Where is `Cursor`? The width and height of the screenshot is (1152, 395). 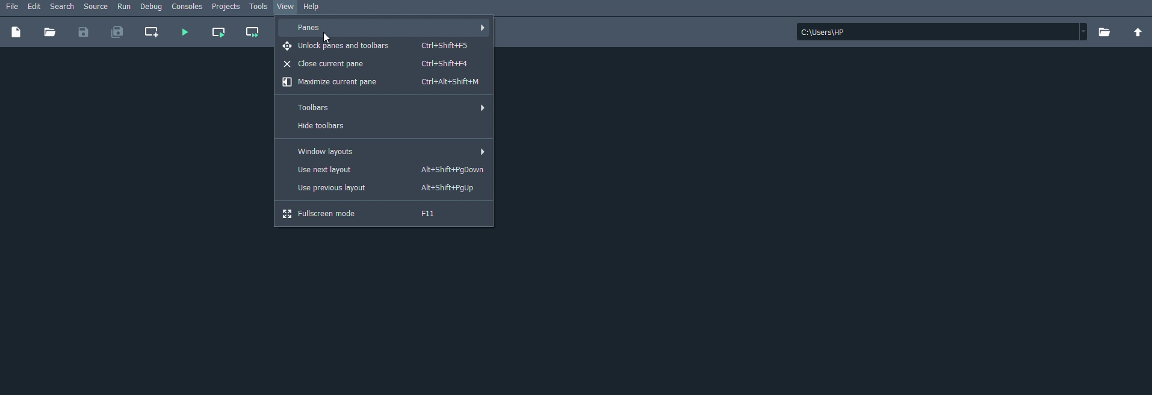 Cursor is located at coordinates (327, 38).